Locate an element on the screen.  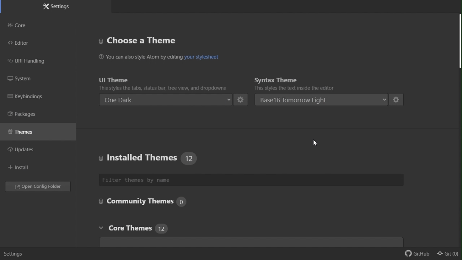
packages is located at coordinates (30, 114).